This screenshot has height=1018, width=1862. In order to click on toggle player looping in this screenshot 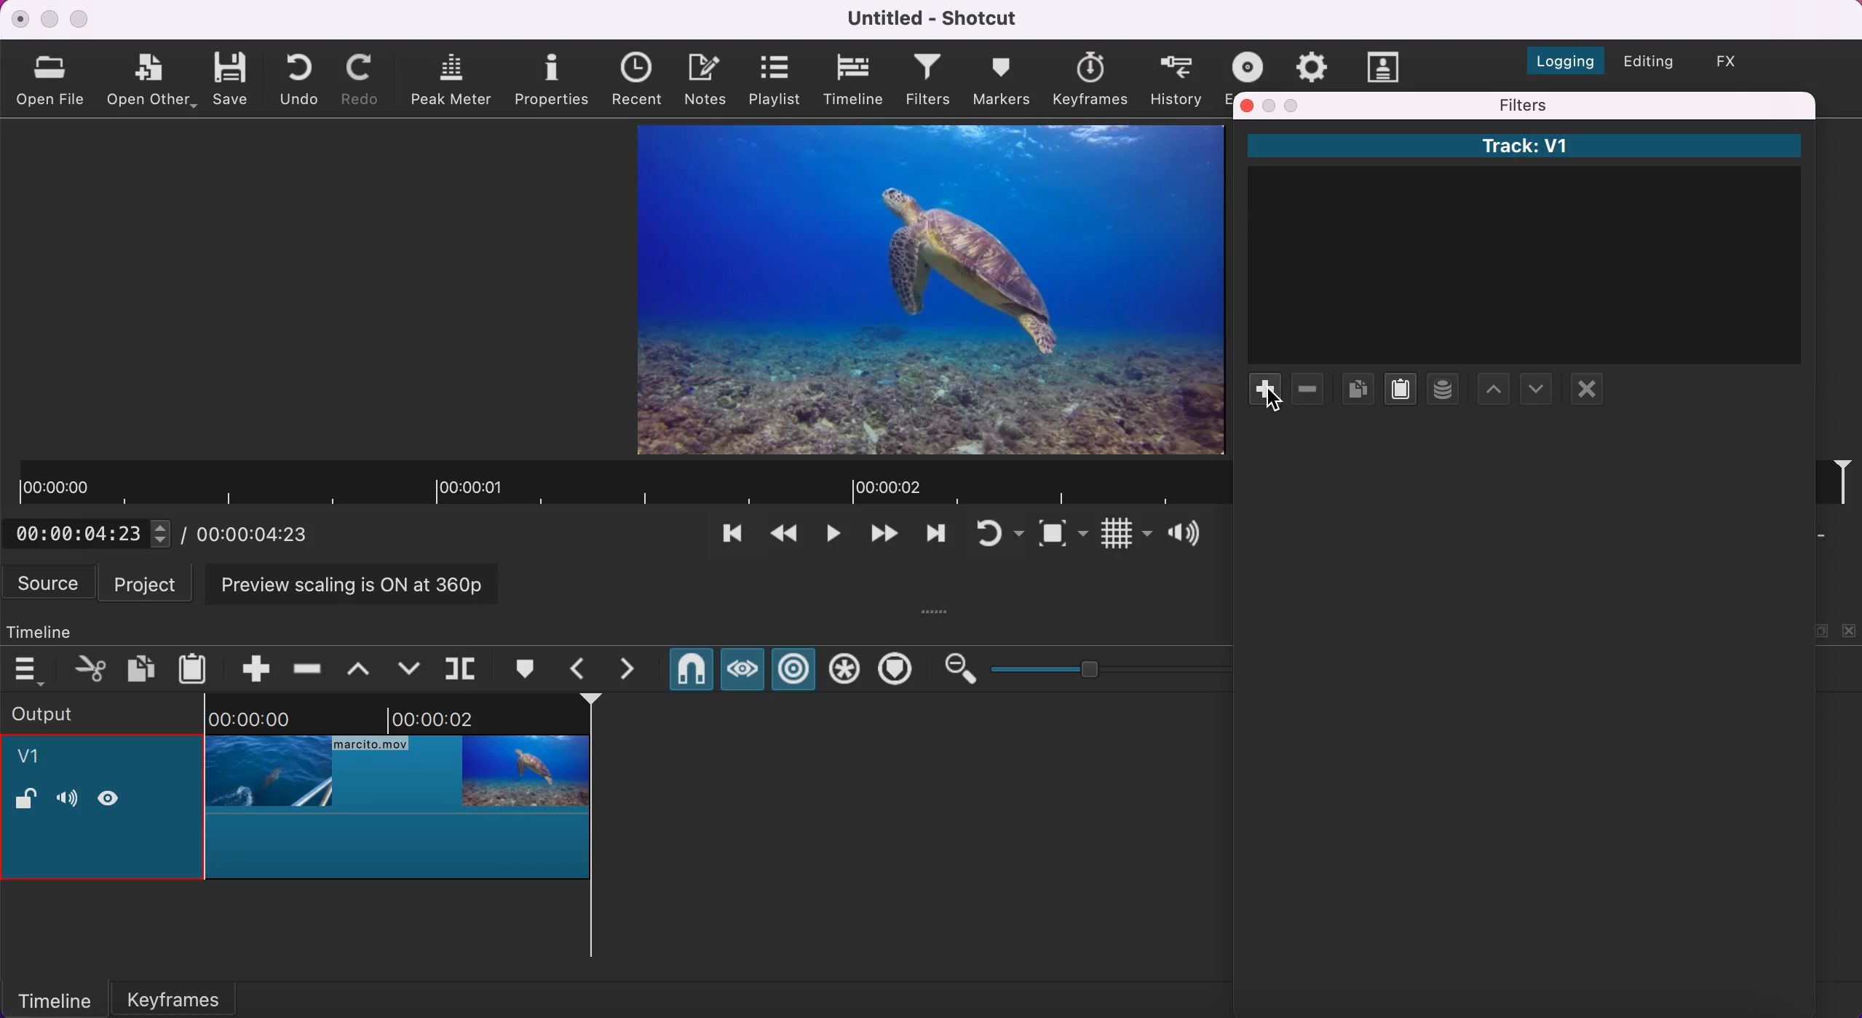, I will do `click(997, 536)`.